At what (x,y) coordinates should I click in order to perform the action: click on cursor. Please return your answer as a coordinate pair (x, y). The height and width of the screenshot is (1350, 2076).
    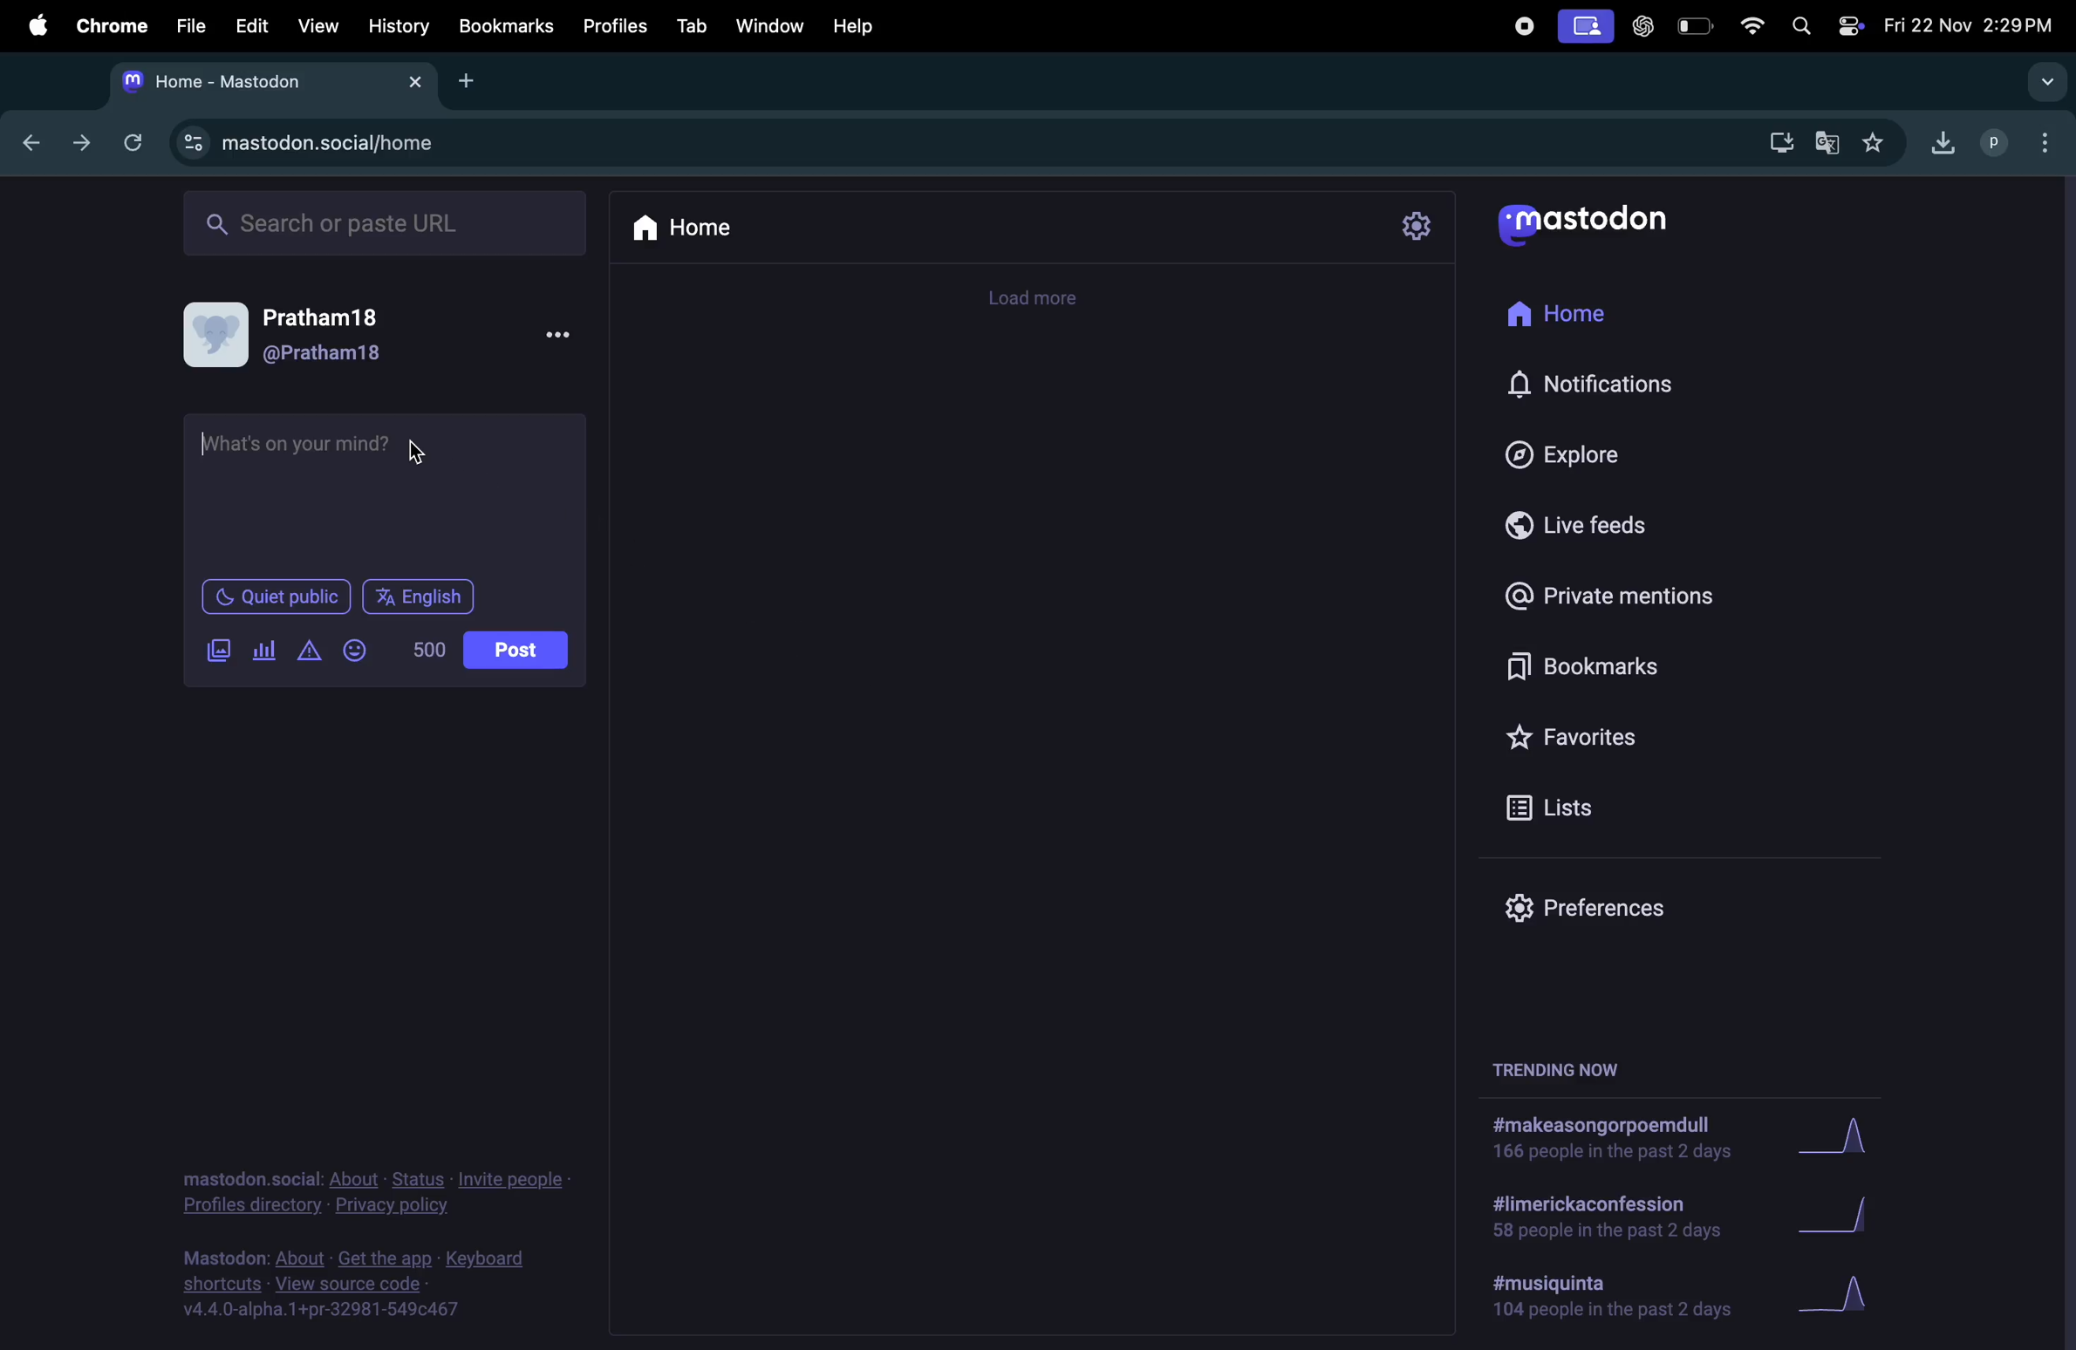
    Looking at the image, I should click on (423, 456).